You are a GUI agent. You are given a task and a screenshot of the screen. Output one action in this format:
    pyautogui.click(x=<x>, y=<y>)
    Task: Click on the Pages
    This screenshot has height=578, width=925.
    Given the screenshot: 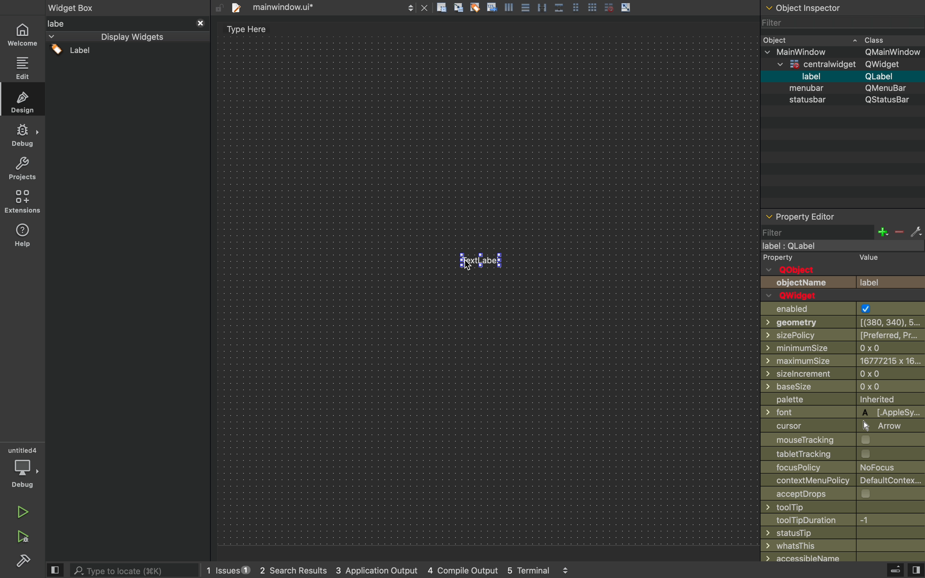 What is the action you would take?
    pyautogui.click(x=578, y=6)
    